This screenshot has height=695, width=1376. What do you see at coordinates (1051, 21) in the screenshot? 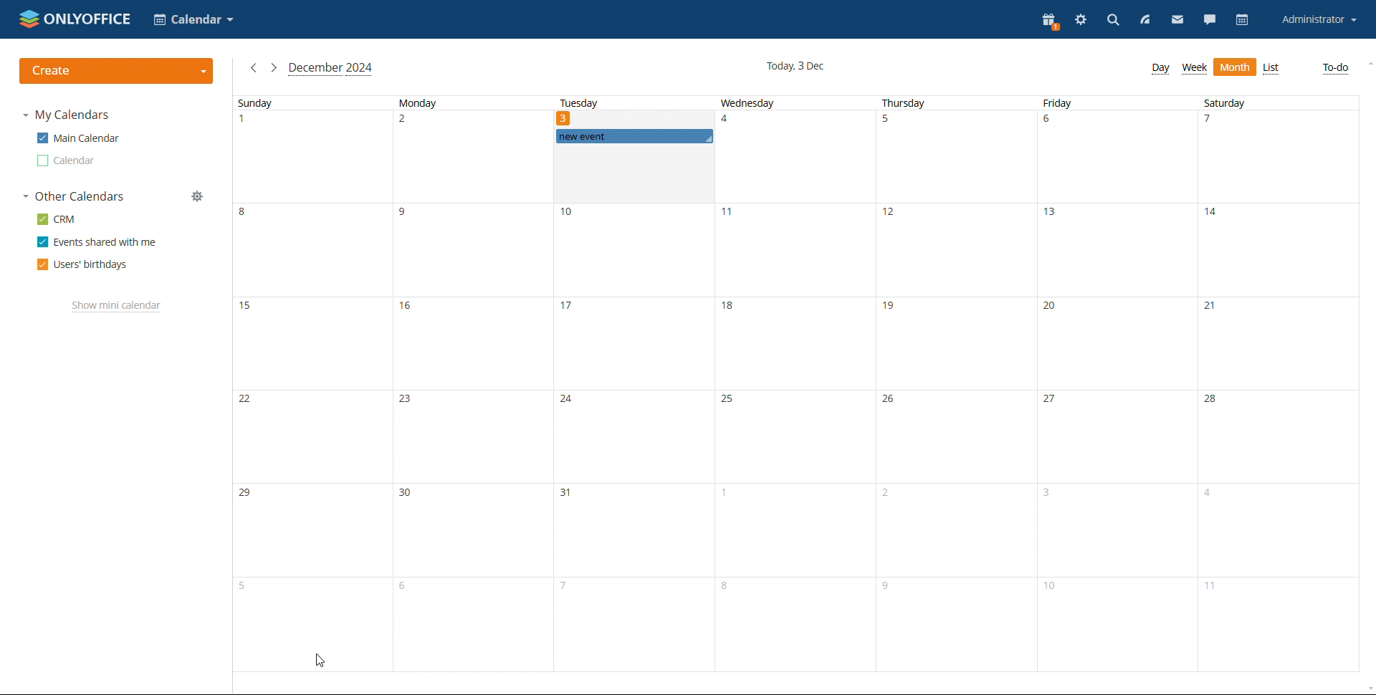
I see `present` at bounding box center [1051, 21].